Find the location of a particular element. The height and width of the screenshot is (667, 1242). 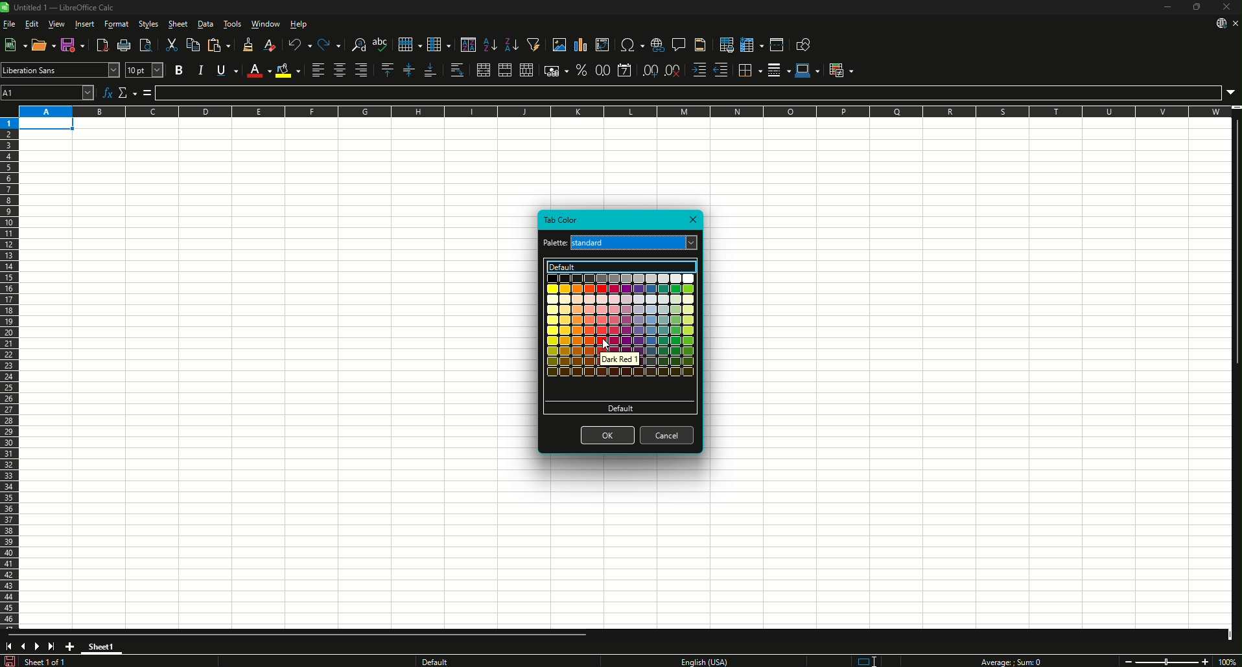

Close is located at coordinates (1226, 6).